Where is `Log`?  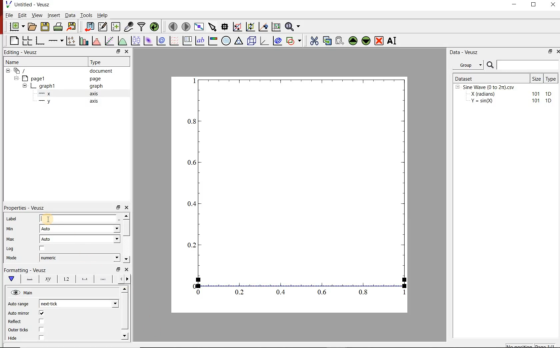 Log is located at coordinates (10, 249).